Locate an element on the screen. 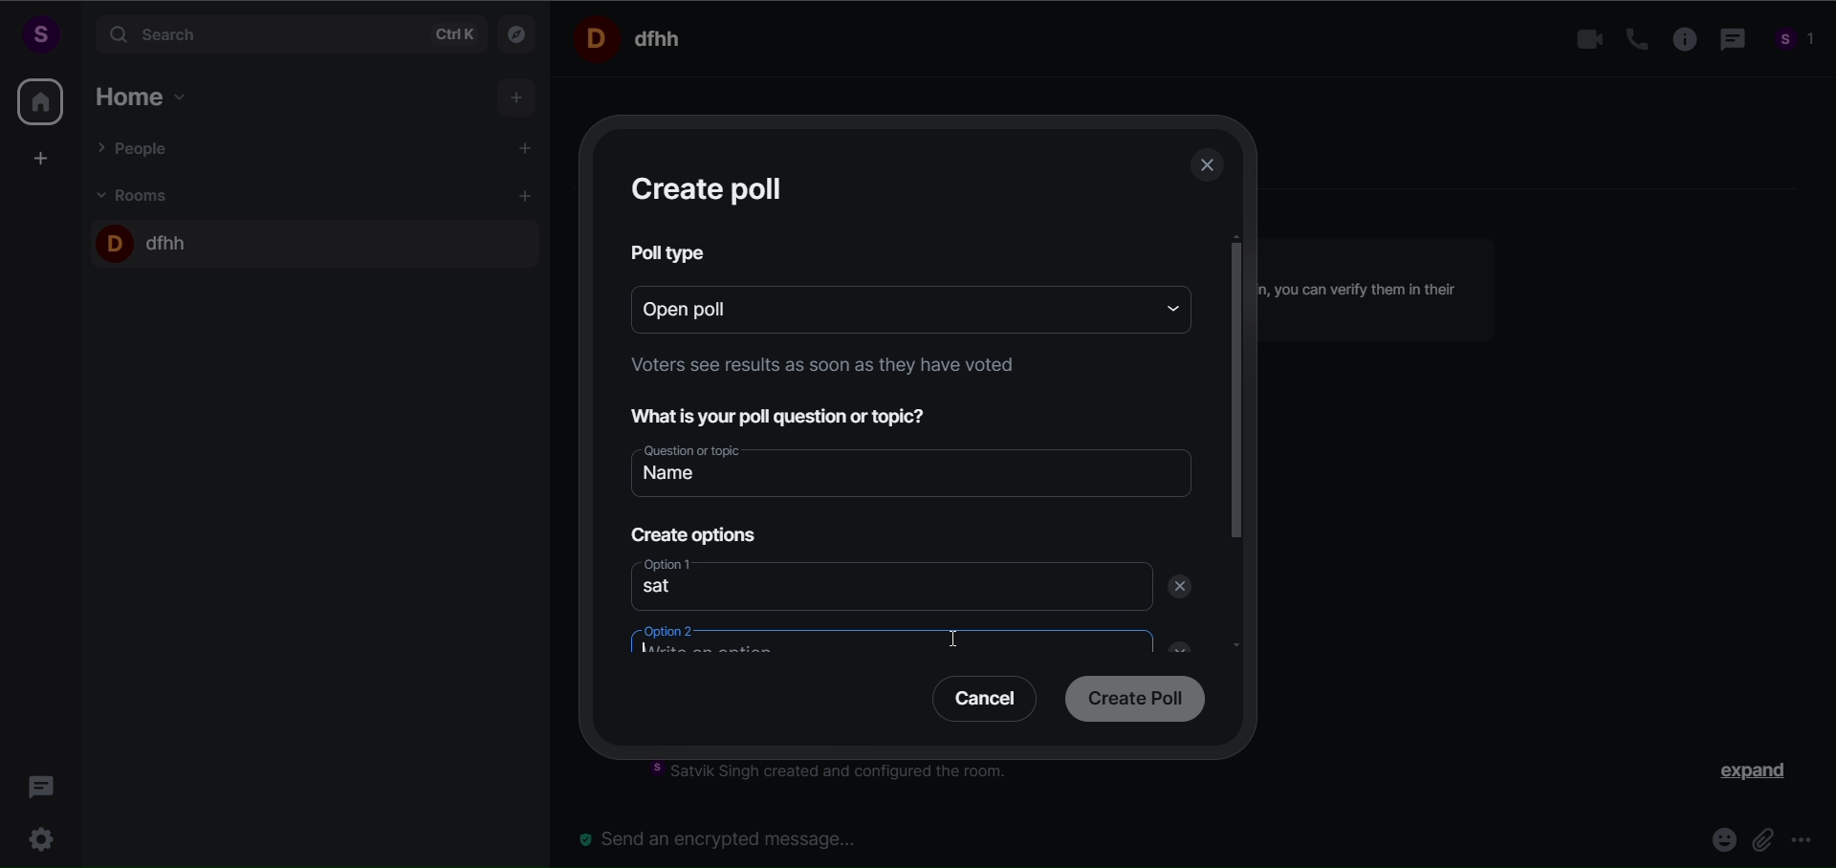  send an encrypted message is located at coordinates (727, 838).